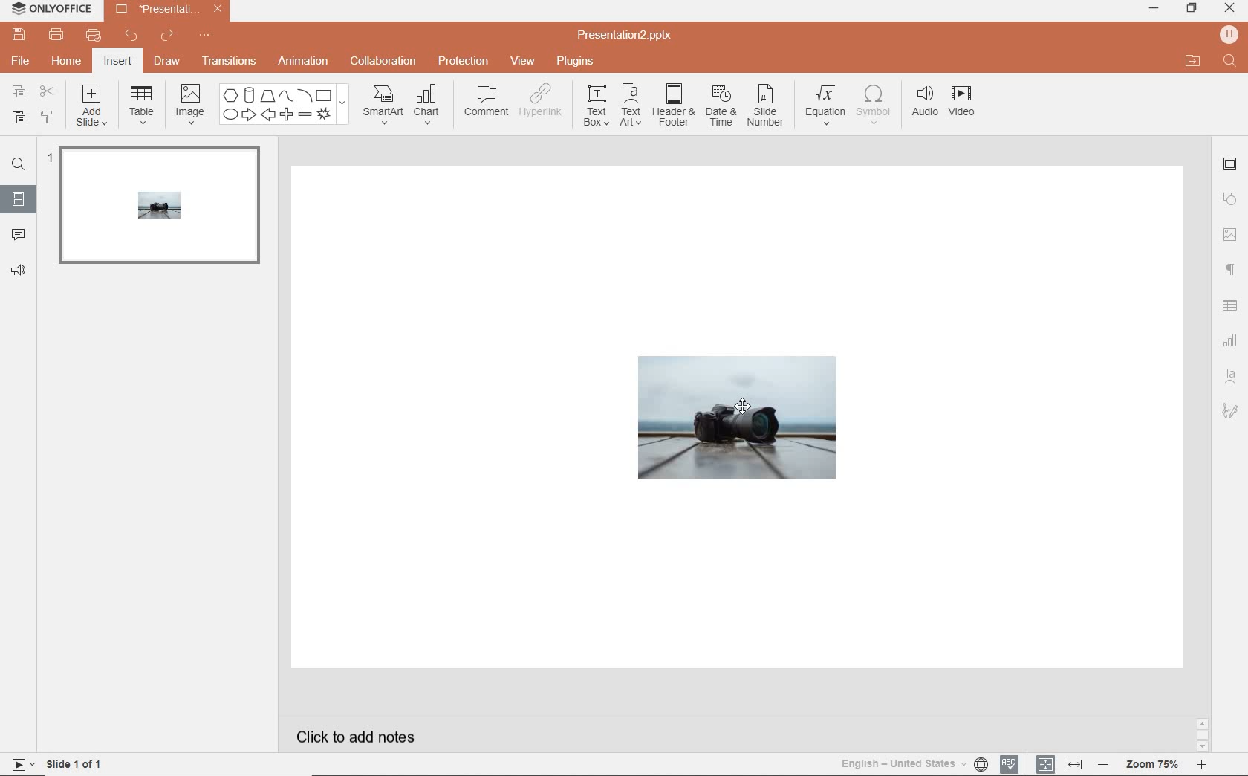 The image size is (1248, 776). Describe the element at coordinates (1230, 411) in the screenshot. I see `signature` at that location.